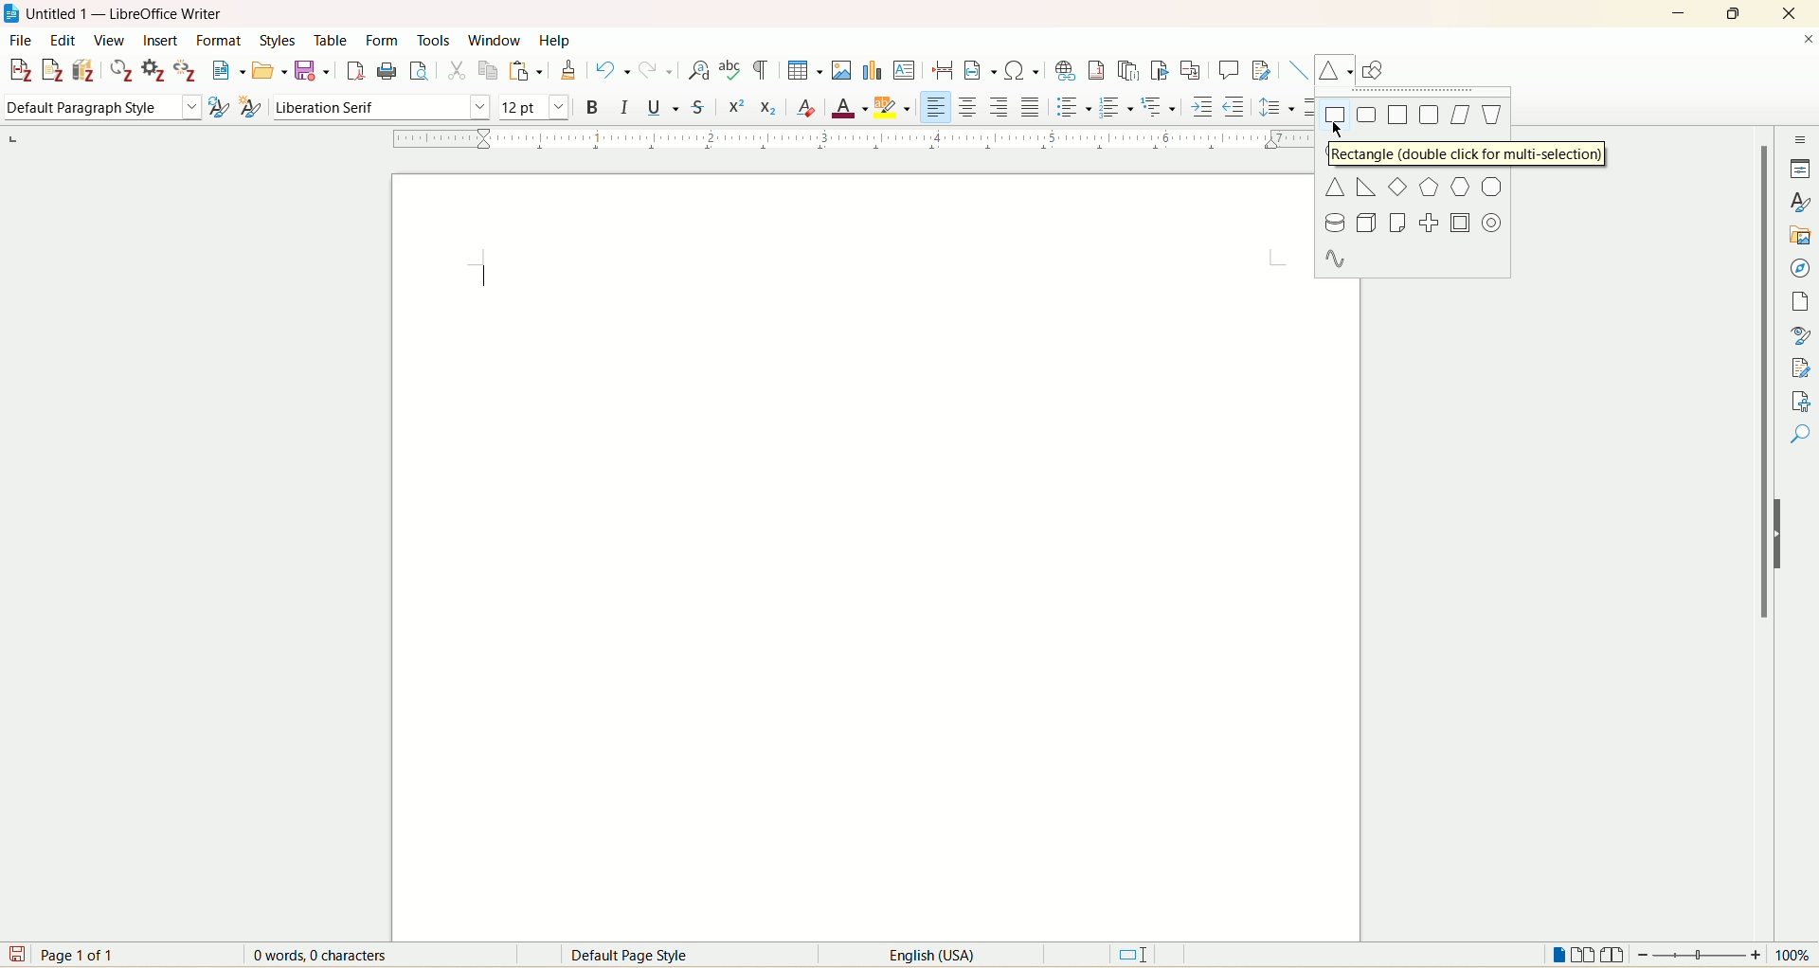 Image resolution: width=1819 pixels, height=968 pixels. I want to click on book view, so click(1612, 955).